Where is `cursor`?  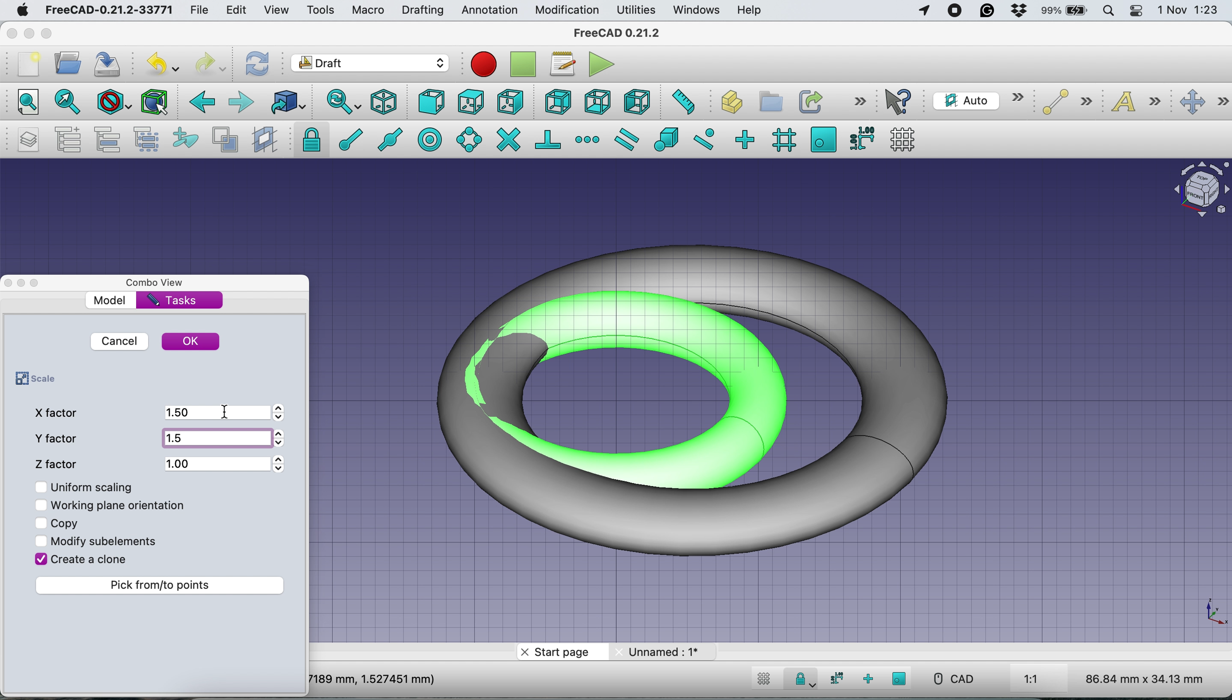
cursor is located at coordinates (227, 411).